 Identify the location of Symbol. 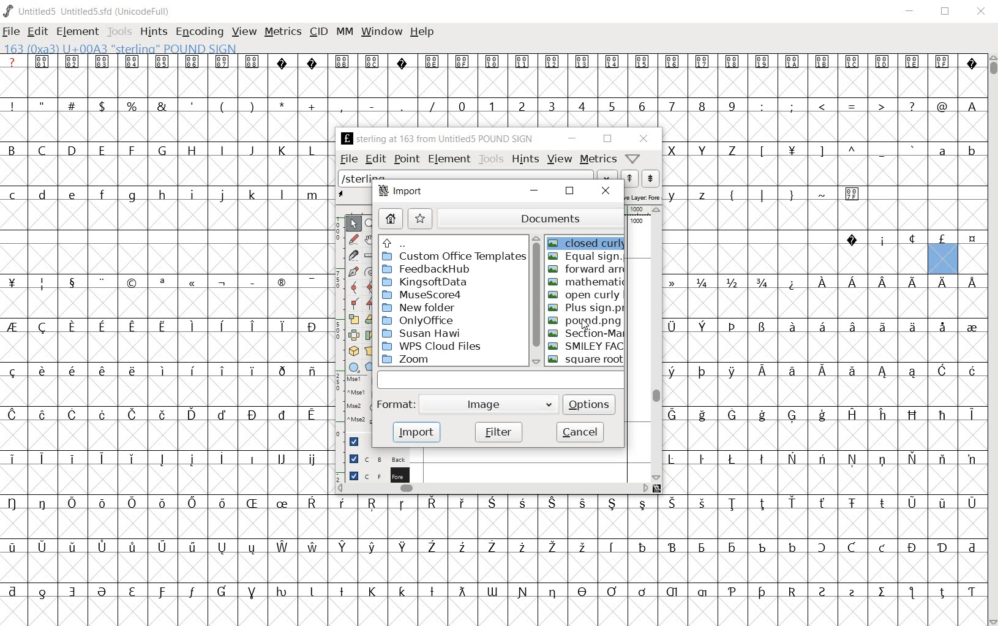
(72, 548).